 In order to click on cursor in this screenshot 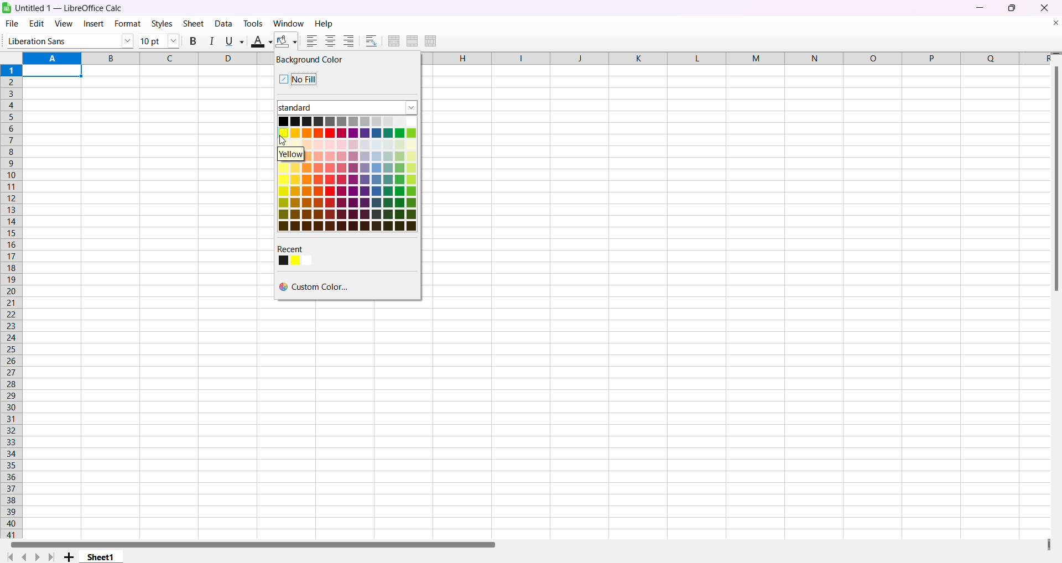, I will do `click(284, 140)`.